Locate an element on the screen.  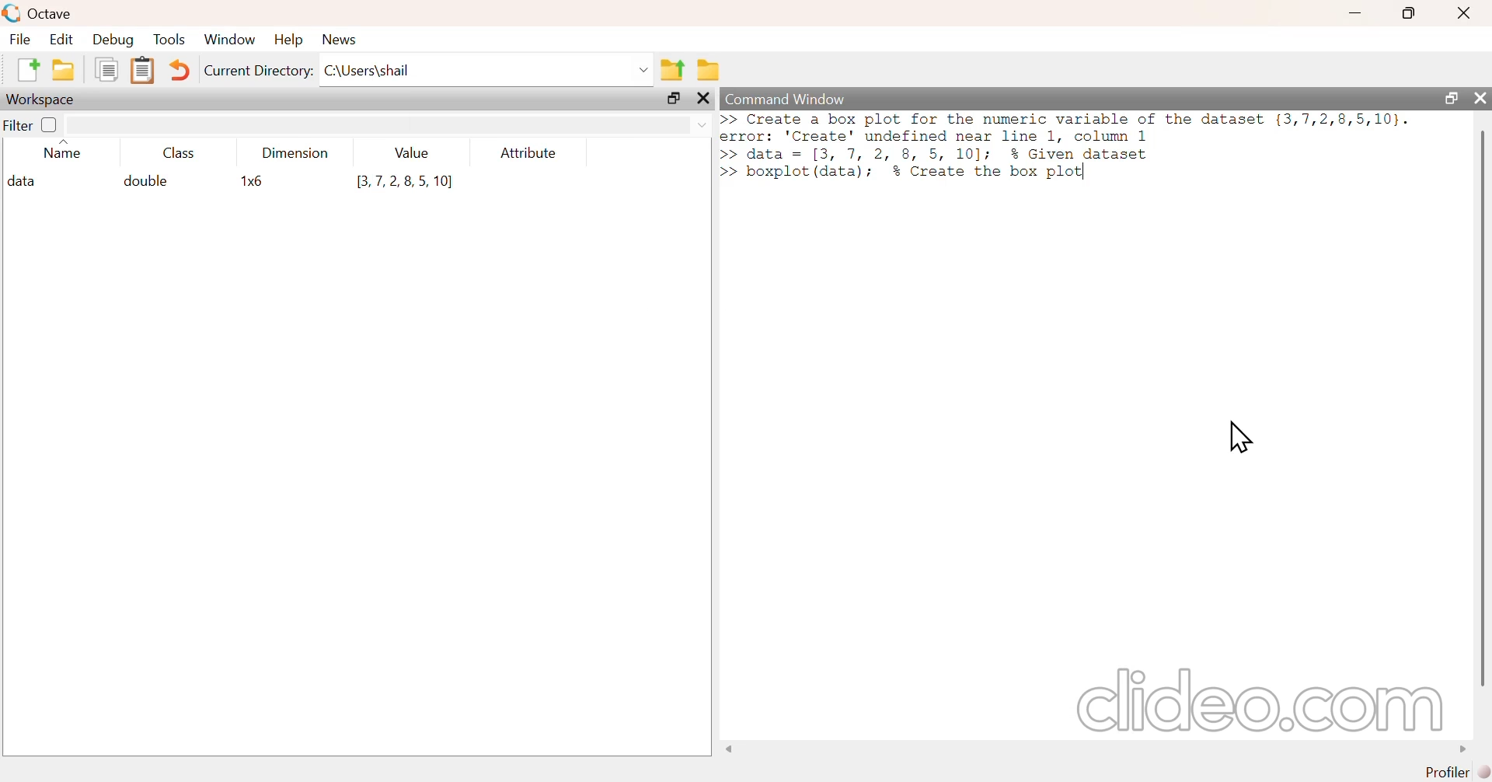
edit is located at coordinates (65, 39).